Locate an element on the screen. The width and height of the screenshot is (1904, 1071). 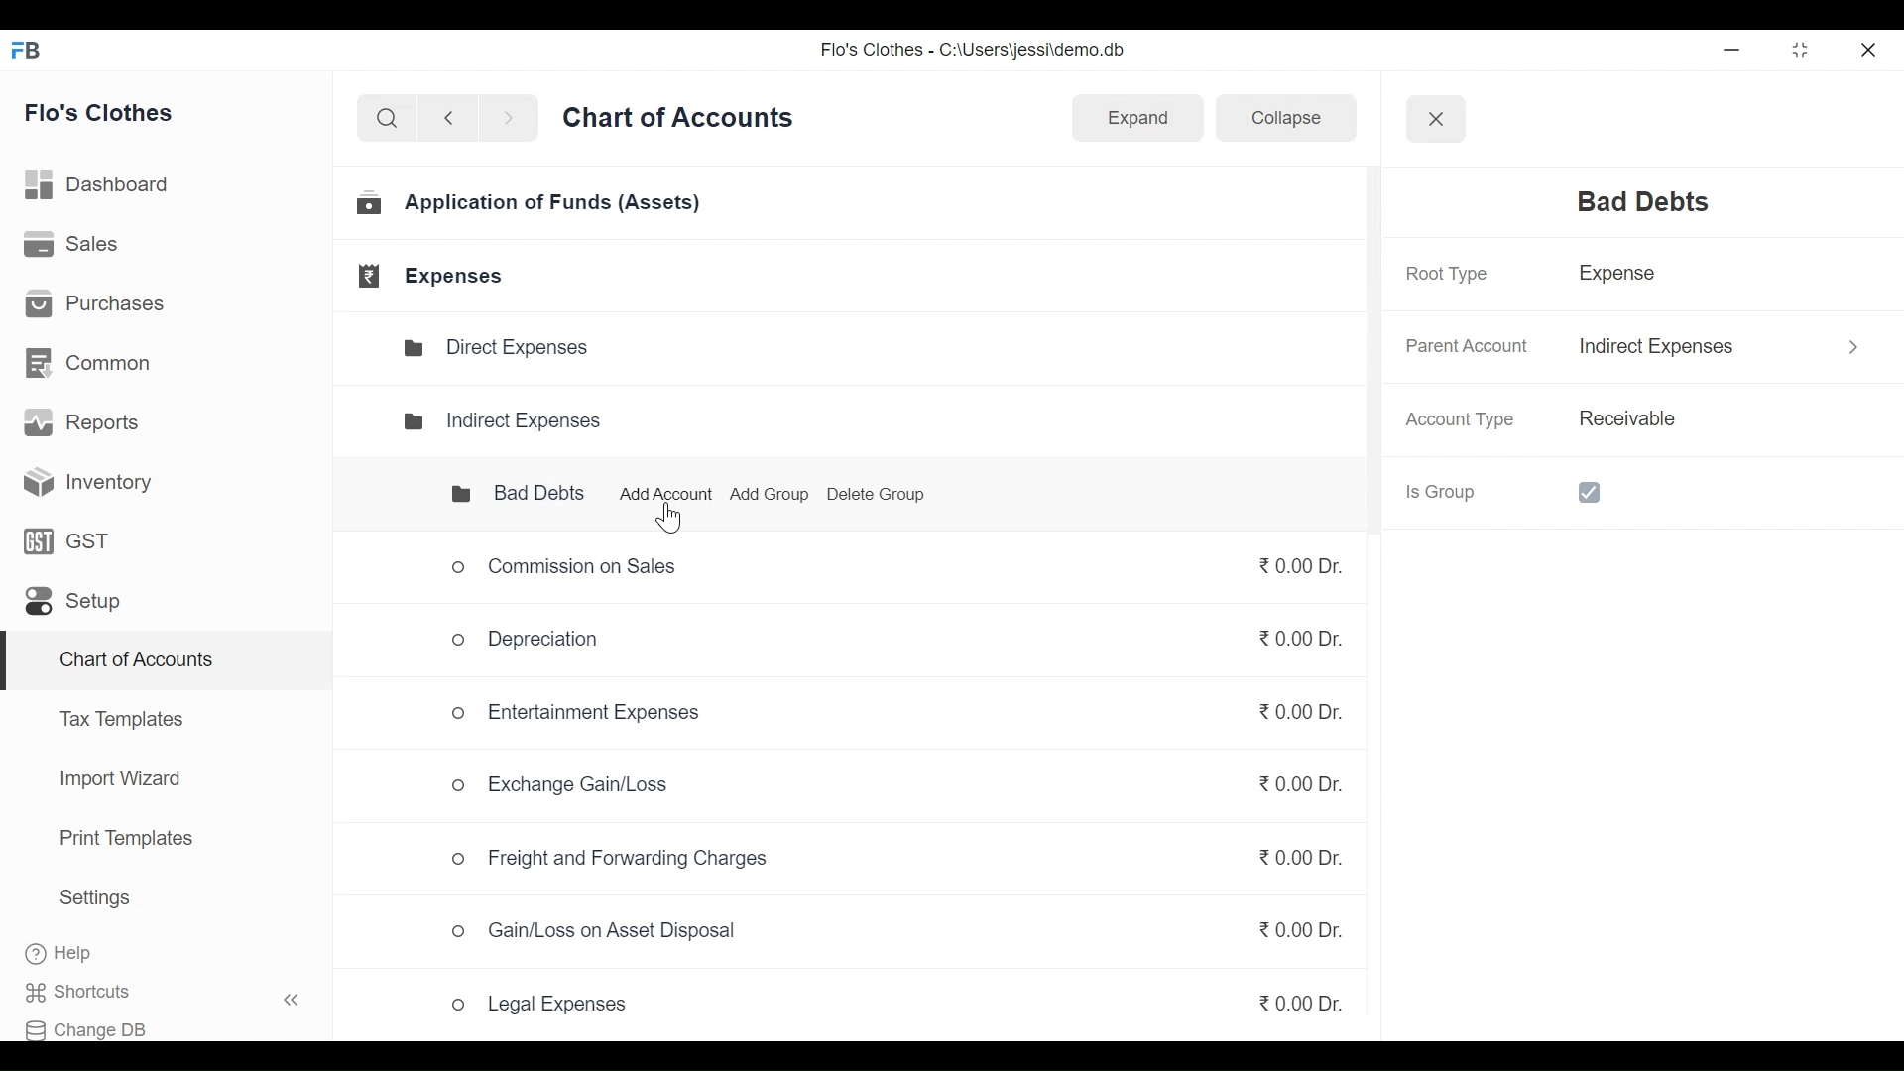
Expenses is located at coordinates (434, 276).